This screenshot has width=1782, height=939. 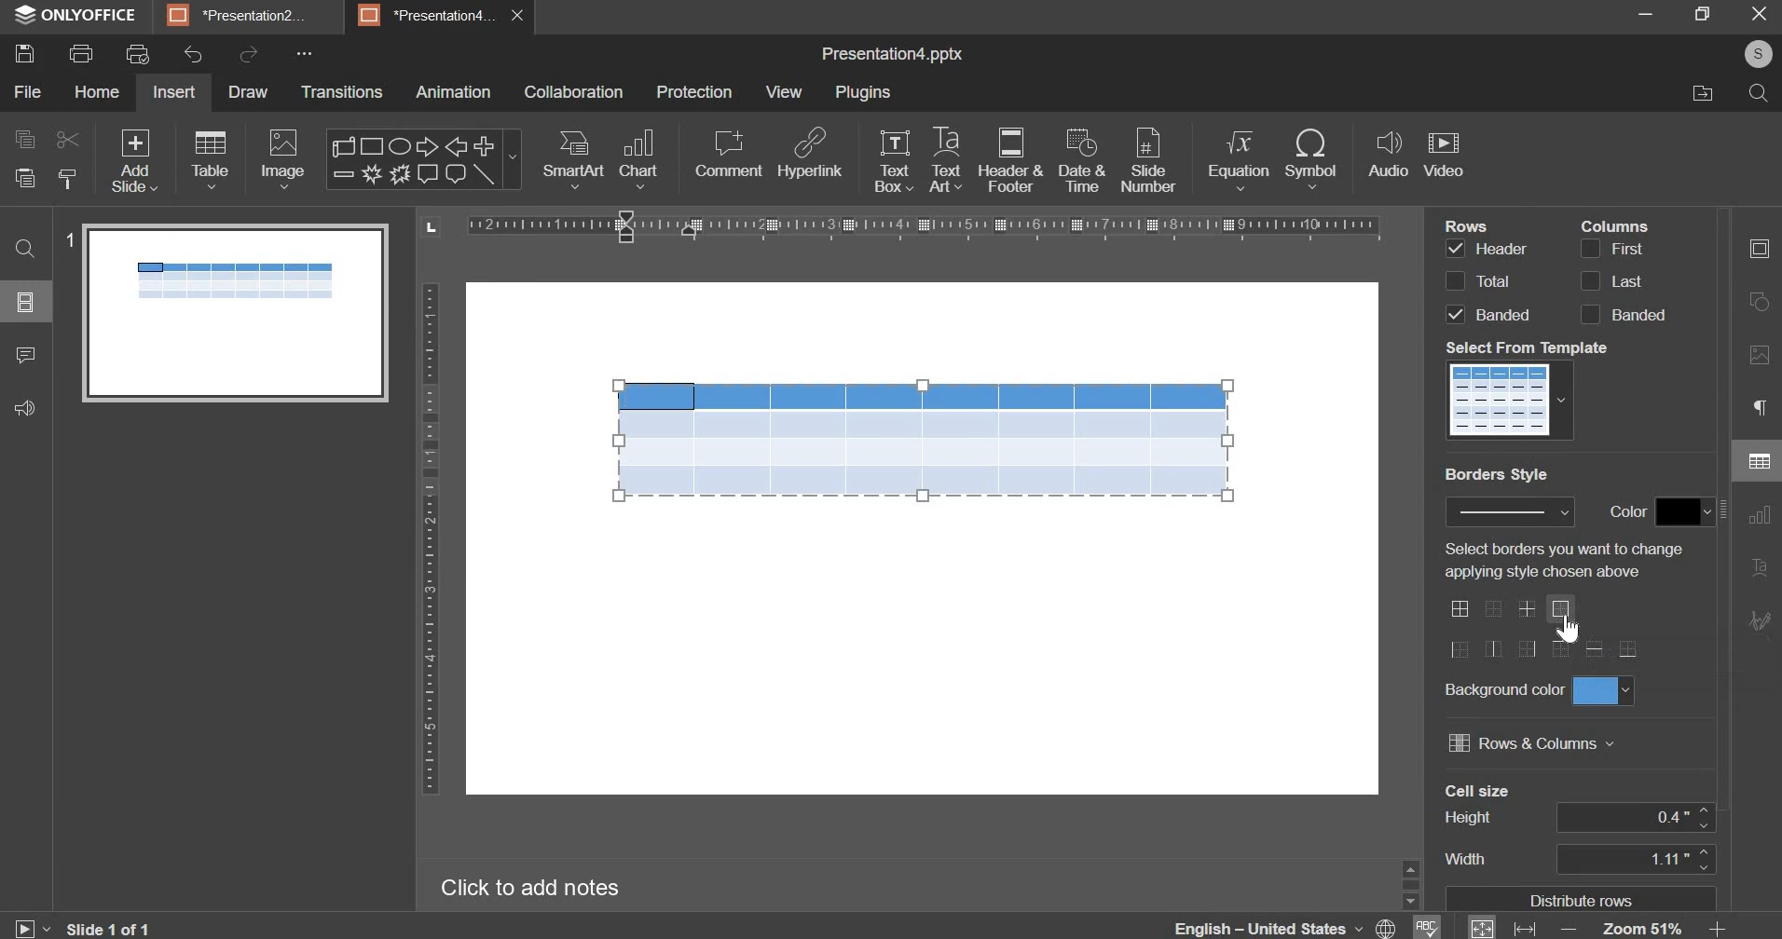 What do you see at coordinates (1081, 159) in the screenshot?
I see `date & time` at bounding box center [1081, 159].